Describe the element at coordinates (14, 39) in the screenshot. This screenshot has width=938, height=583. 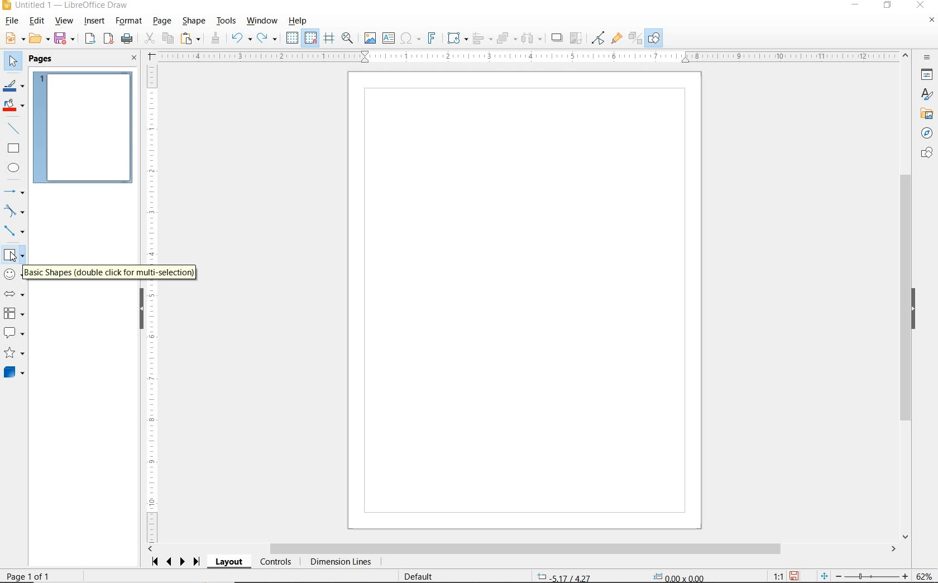
I see `NEW` at that location.